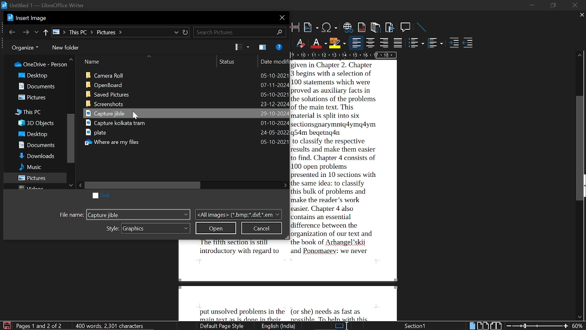 This screenshot has width=586, height=330. What do you see at coordinates (36, 123) in the screenshot?
I see `3d objects` at bounding box center [36, 123].